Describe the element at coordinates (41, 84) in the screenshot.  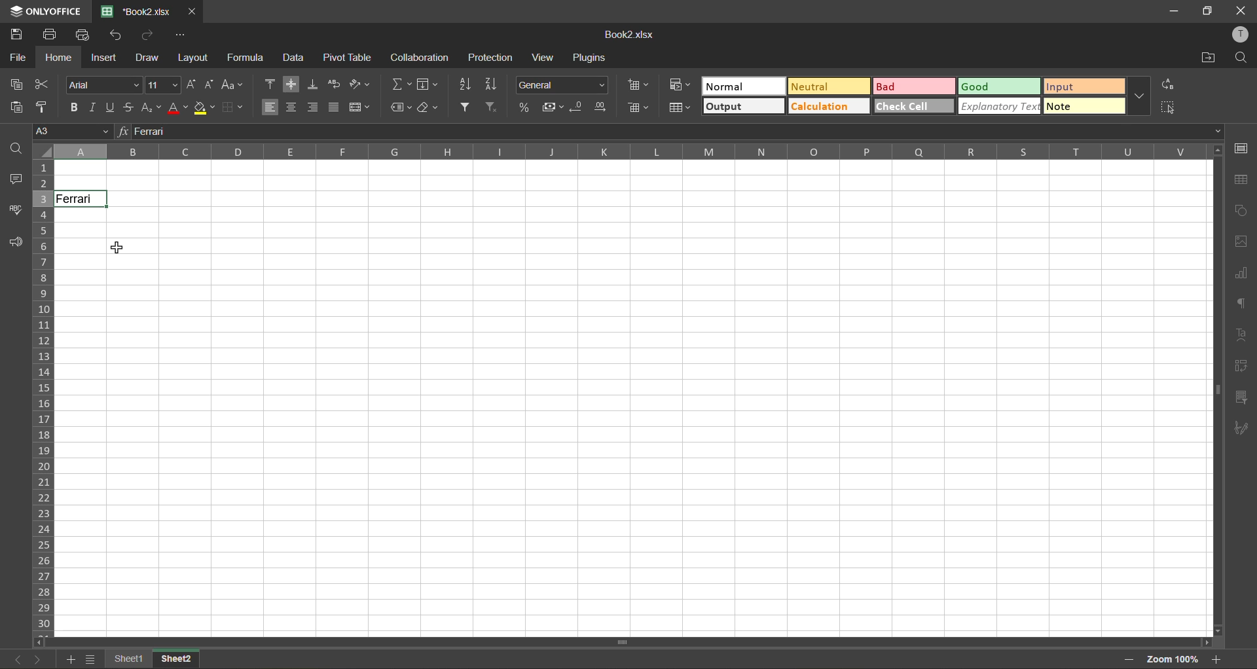
I see `cut` at that location.